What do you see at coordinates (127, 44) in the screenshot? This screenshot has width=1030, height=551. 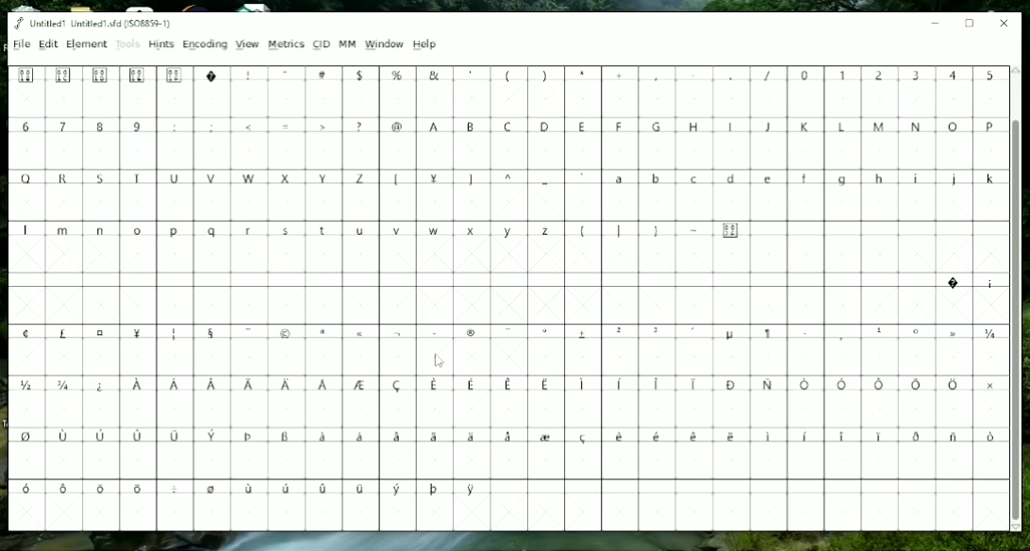 I see `Tools` at bounding box center [127, 44].